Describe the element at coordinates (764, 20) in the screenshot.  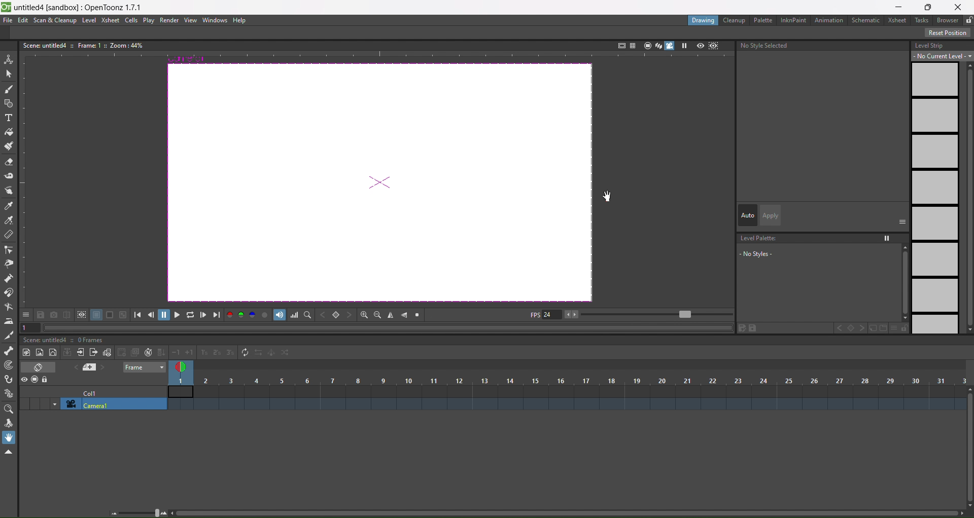
I see `palette` at that location.